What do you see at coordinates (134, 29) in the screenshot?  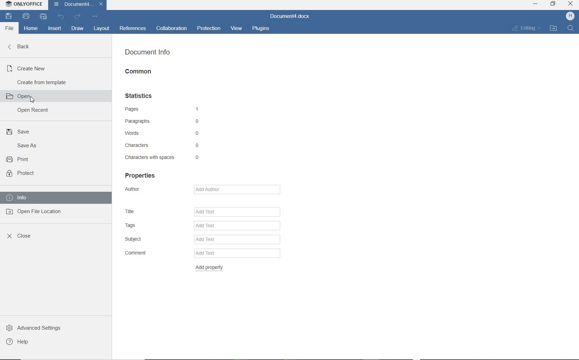 I see `references` at bounding box center [134, 29].